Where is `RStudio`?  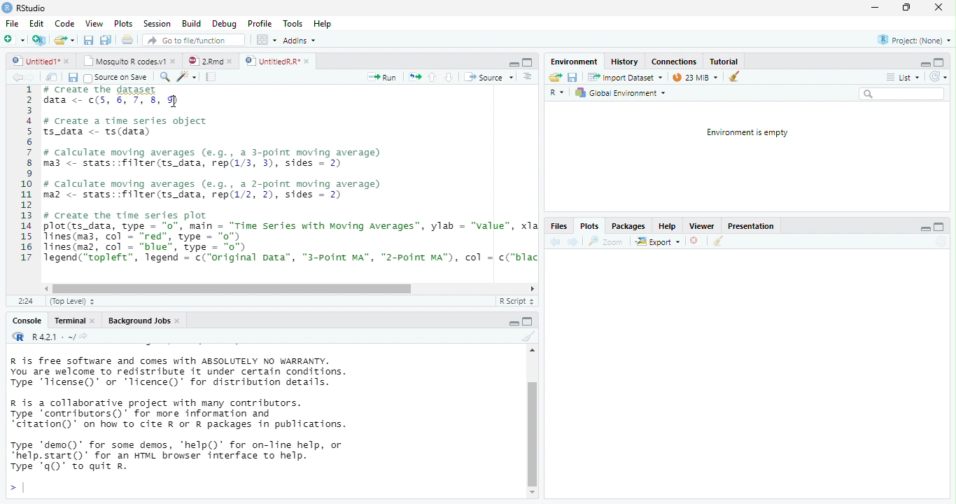 RStudio is located at coordinates (25, 7).